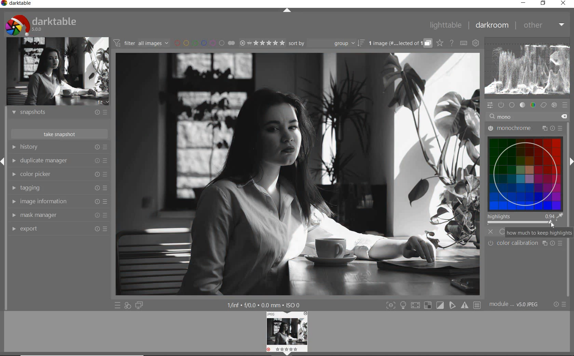  I want to click on Expand/Collapse, so click(3, 161).